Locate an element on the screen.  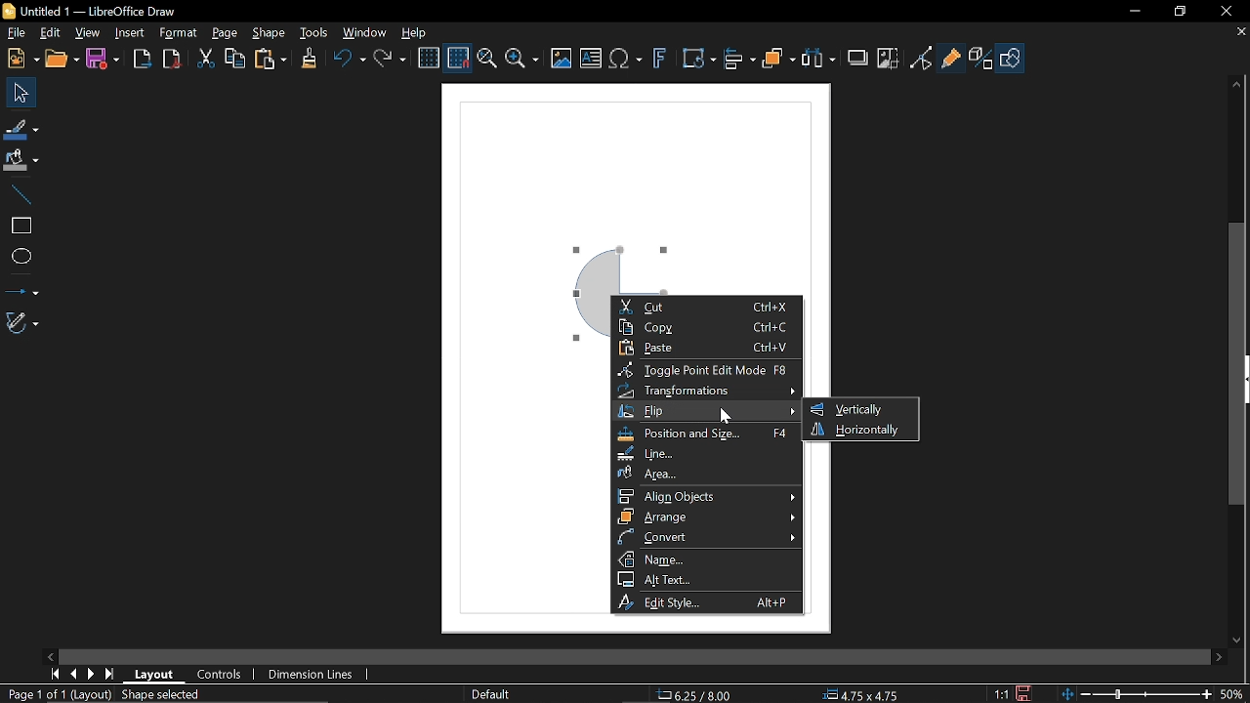
Fill color is located at coordinates (21, 162).